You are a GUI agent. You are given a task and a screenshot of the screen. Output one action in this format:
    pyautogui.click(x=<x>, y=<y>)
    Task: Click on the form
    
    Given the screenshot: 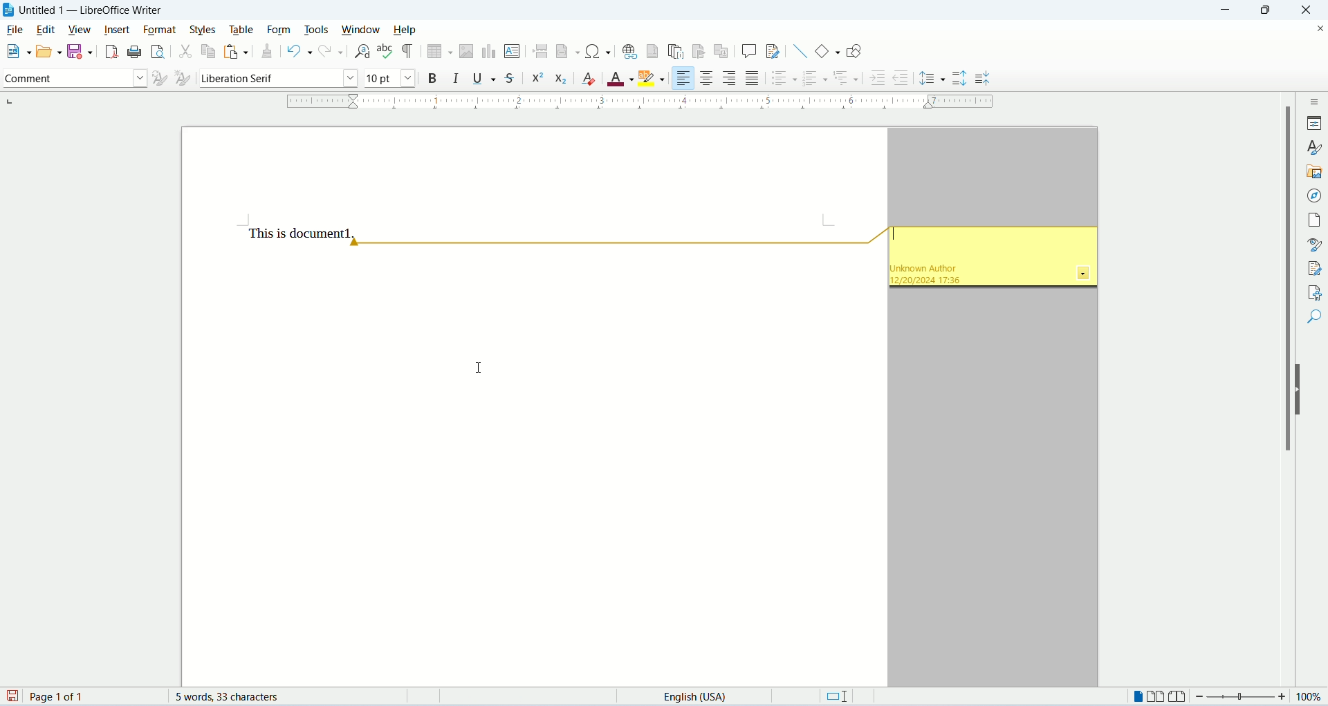 What is the action you would take?
    pyautogui.click(x=283, y=30)
    